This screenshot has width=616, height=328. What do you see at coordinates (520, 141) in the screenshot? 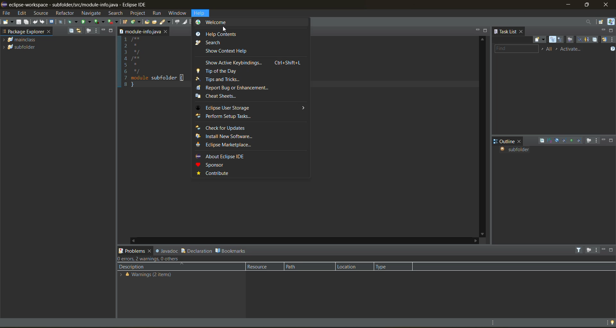
I see `close` at bounding box center [520, 141].